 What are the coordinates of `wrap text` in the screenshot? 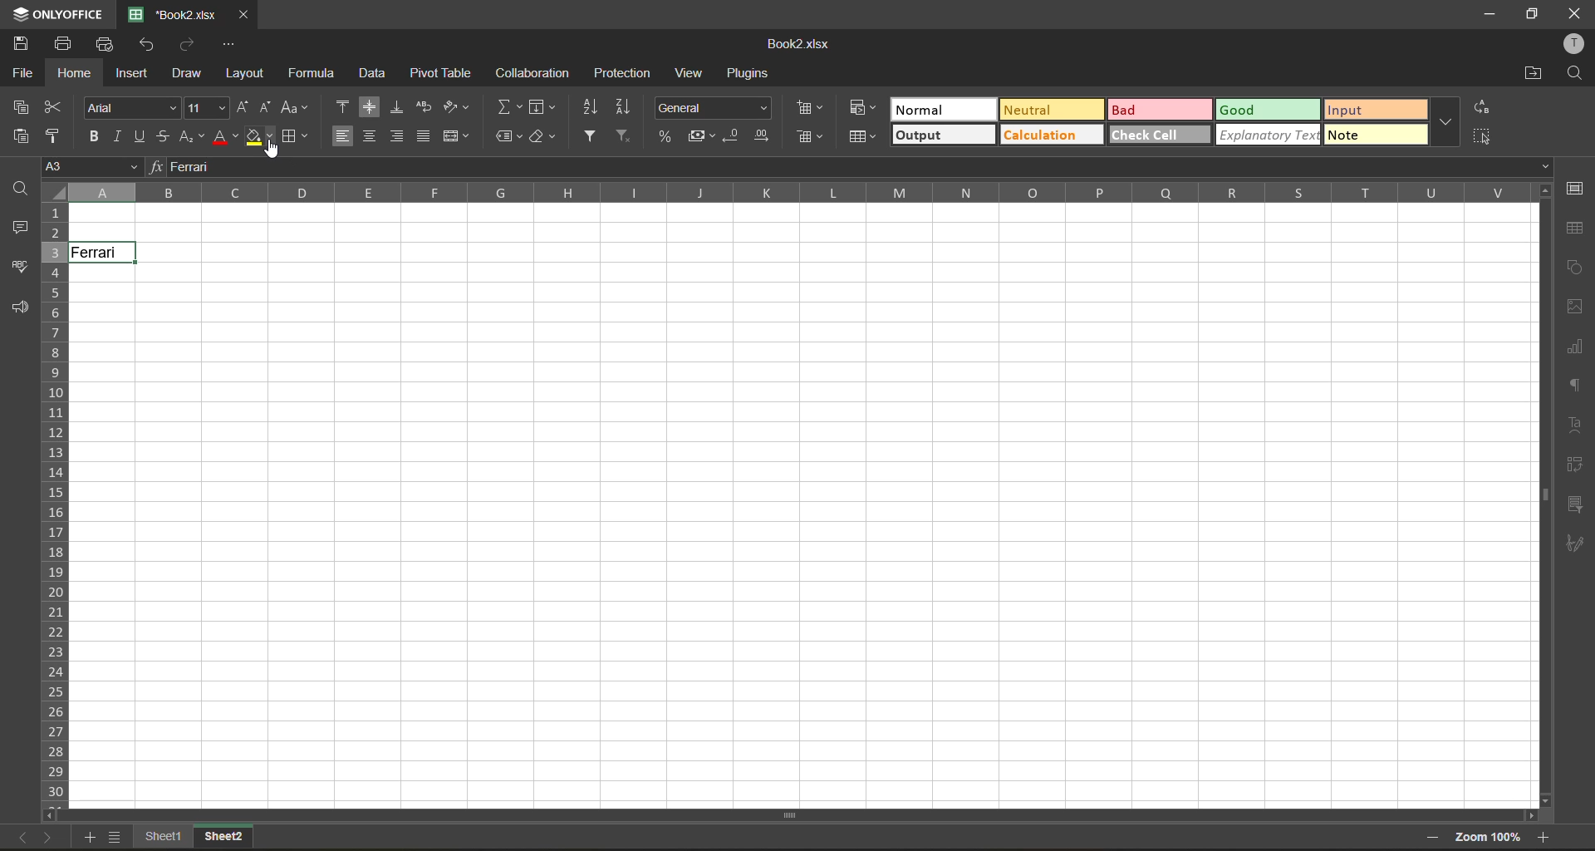 It's located at (424, 107).